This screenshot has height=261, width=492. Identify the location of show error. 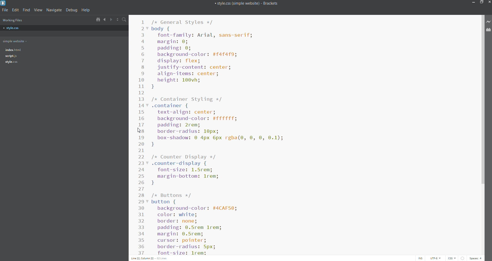
(463, 258).